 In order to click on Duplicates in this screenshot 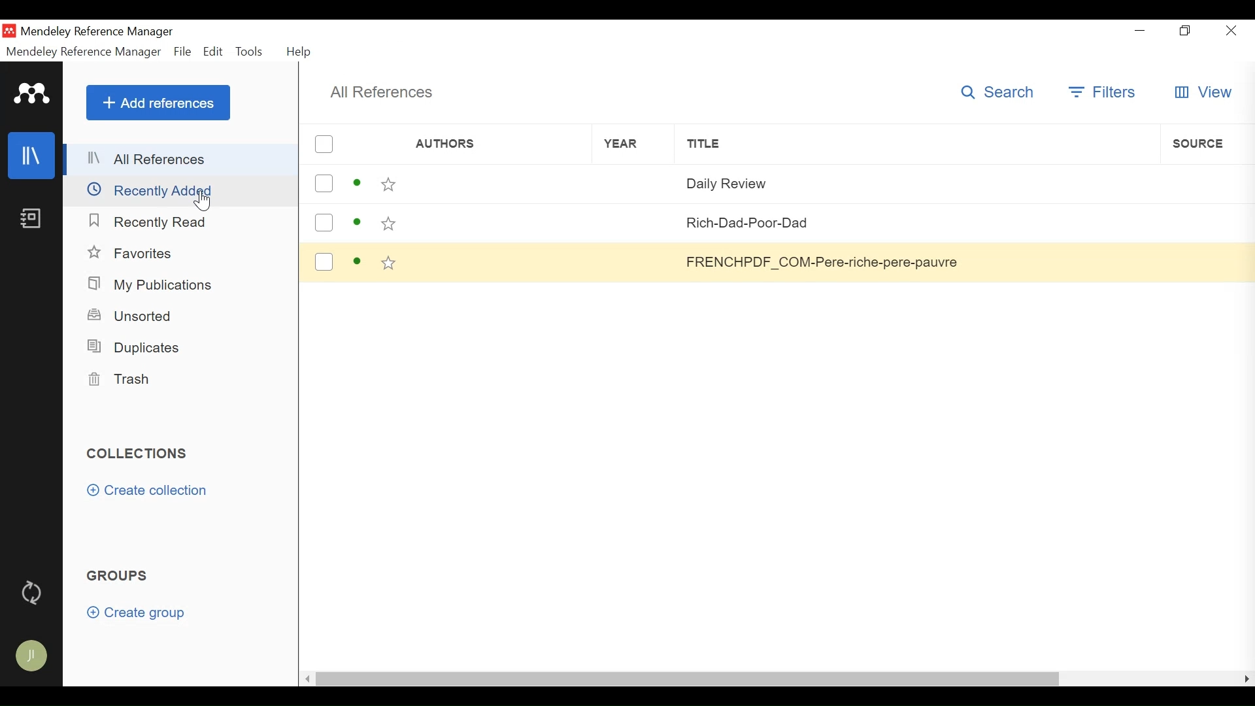, I will do `click(140, 345)`.